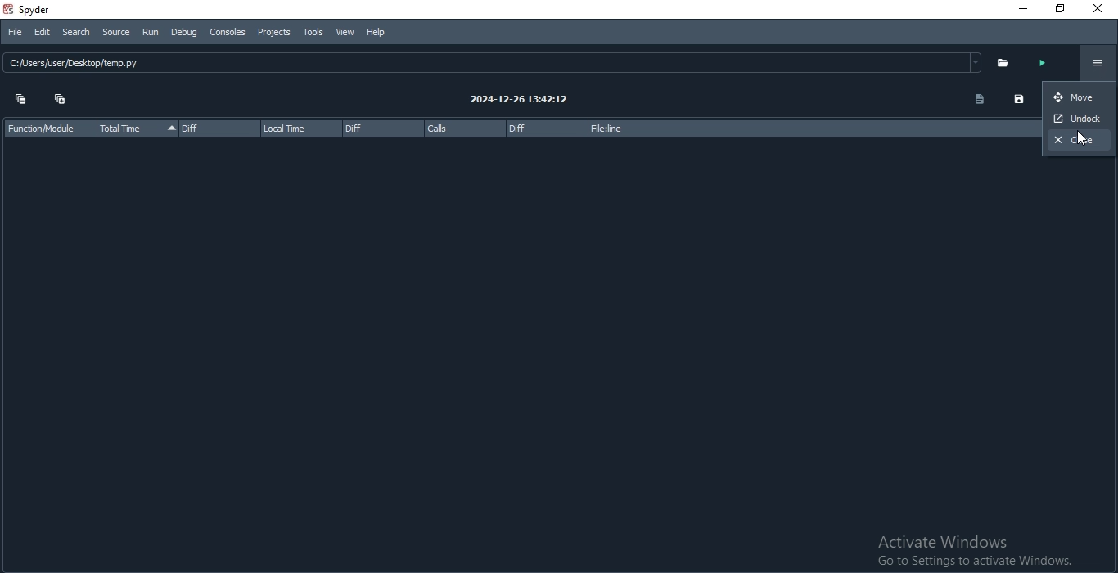 This screenshot has height=573, width=1118. What do you see at coordinates (627, 129) in the screenshot?
I see `file:line` at bounding box center [627, 129].